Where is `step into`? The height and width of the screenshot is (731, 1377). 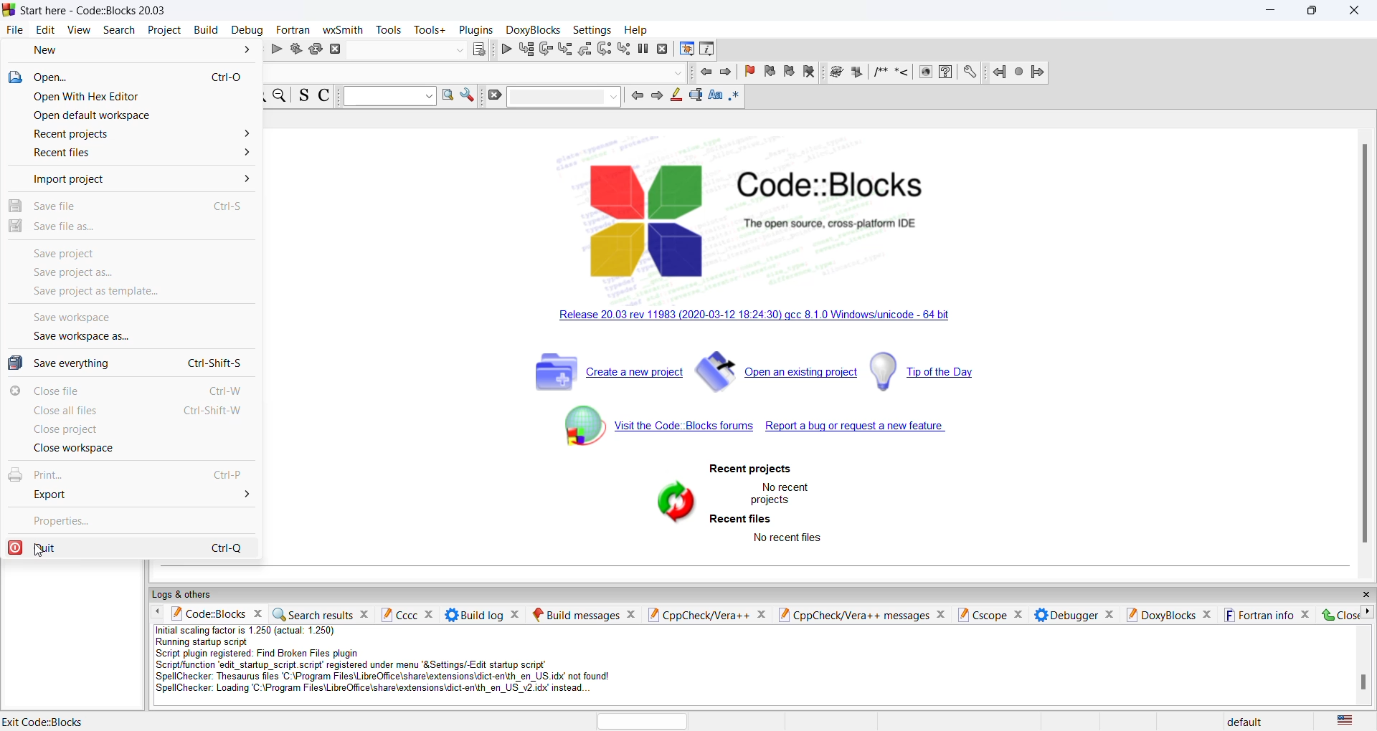
step into is located at coordinates (566, 49).